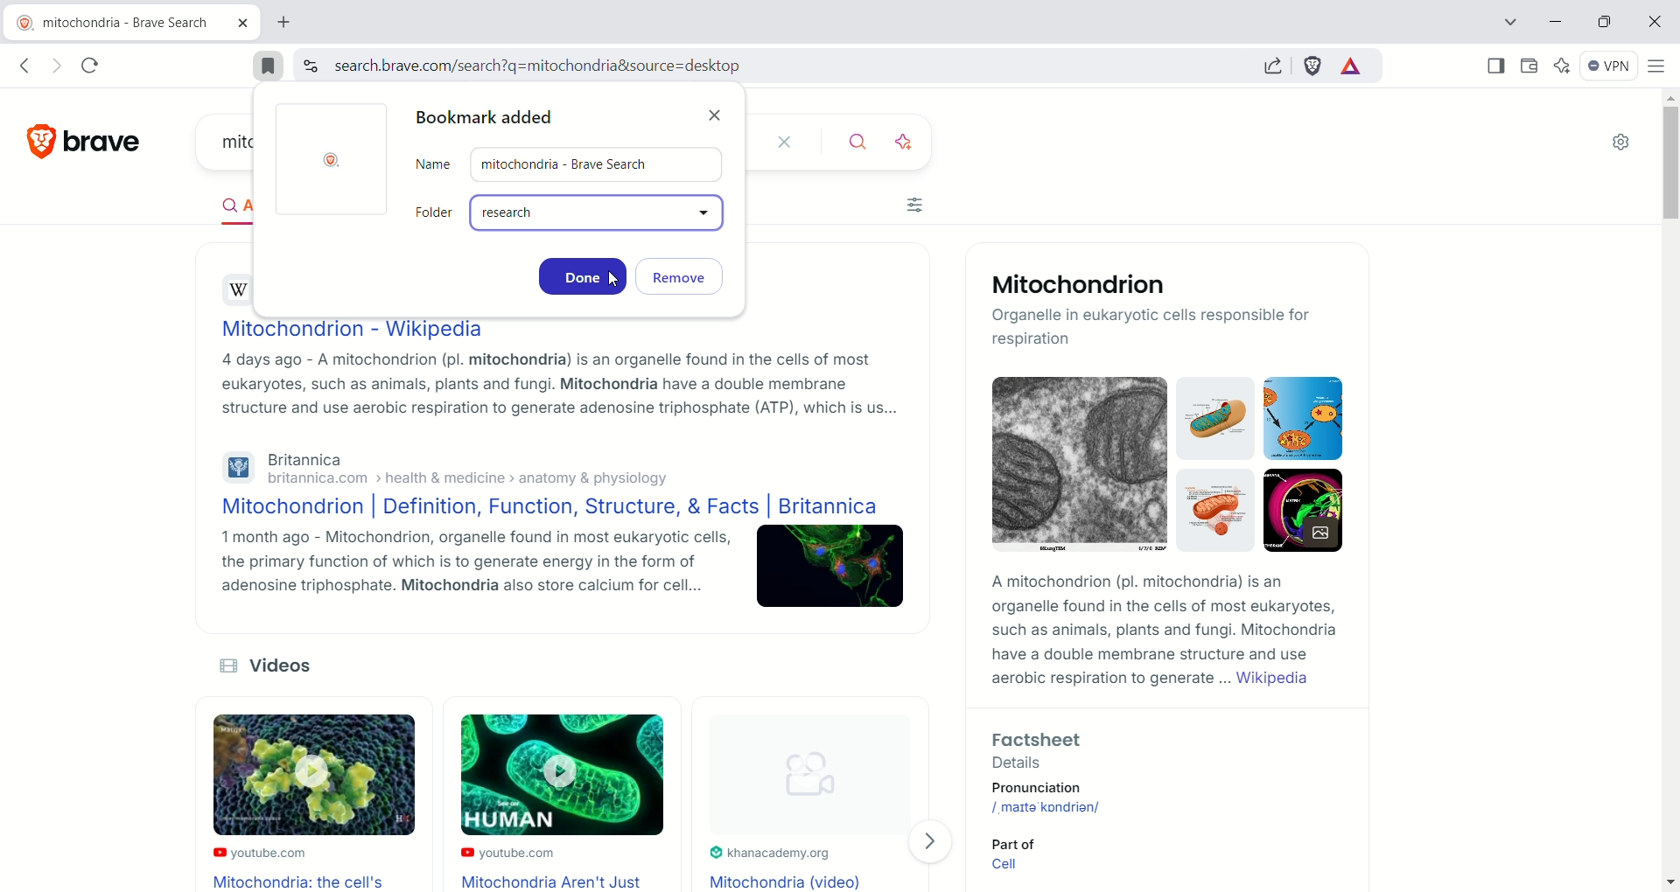  What do you see at coordinates (286, 24) in the screenshot?
I see `new tab` at bounding box center [286, 24].